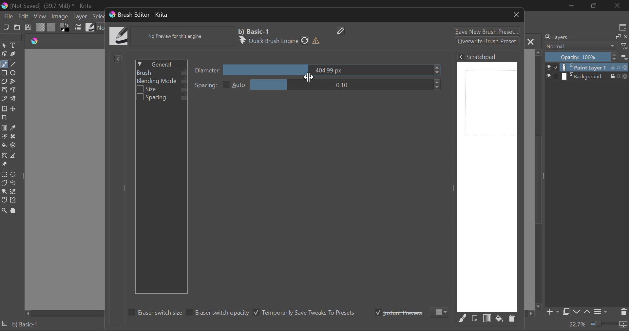  Describe the element at coordinates (90, 28) in the screenshot. I see `Brush Presets` at that location.